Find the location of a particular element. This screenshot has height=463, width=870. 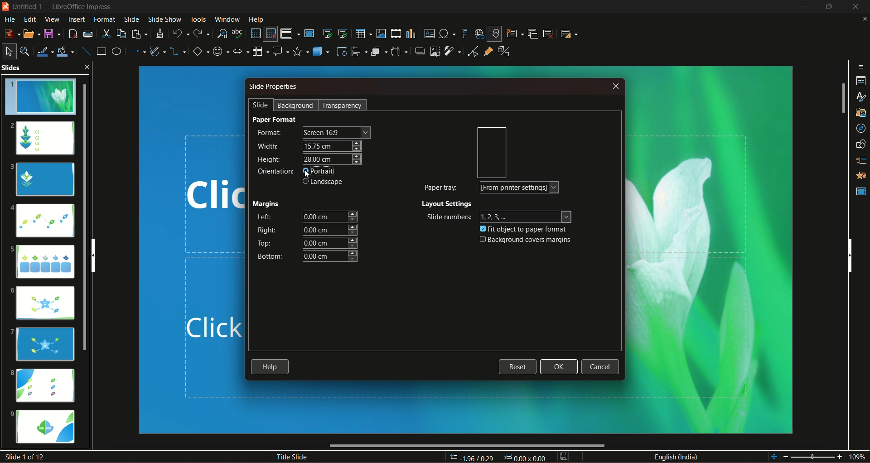

right is located at coordinates (265, 230).